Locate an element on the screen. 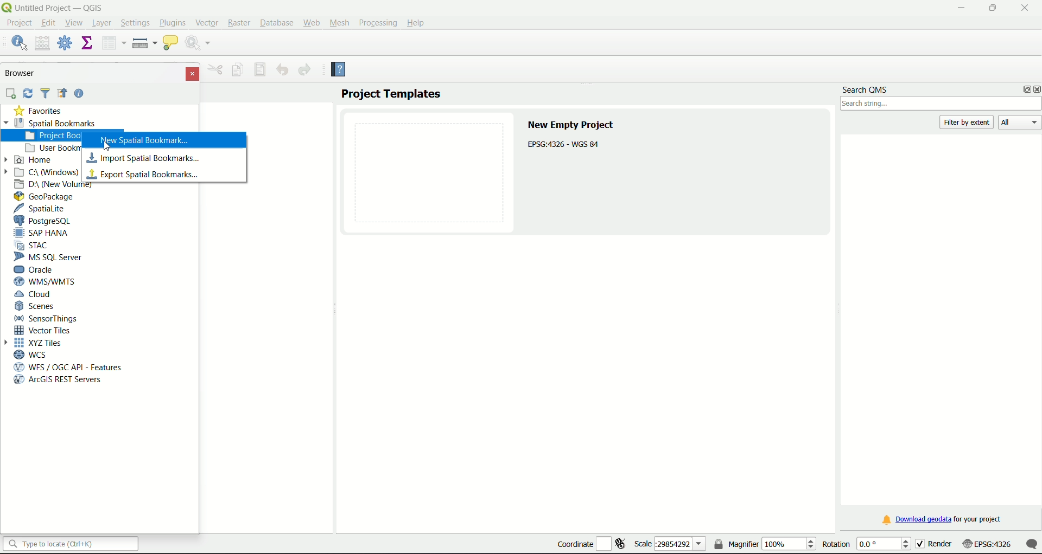 The width and height of the screenshot is (1042, 554). WFS/OGC is located at coordinates (72, 367).